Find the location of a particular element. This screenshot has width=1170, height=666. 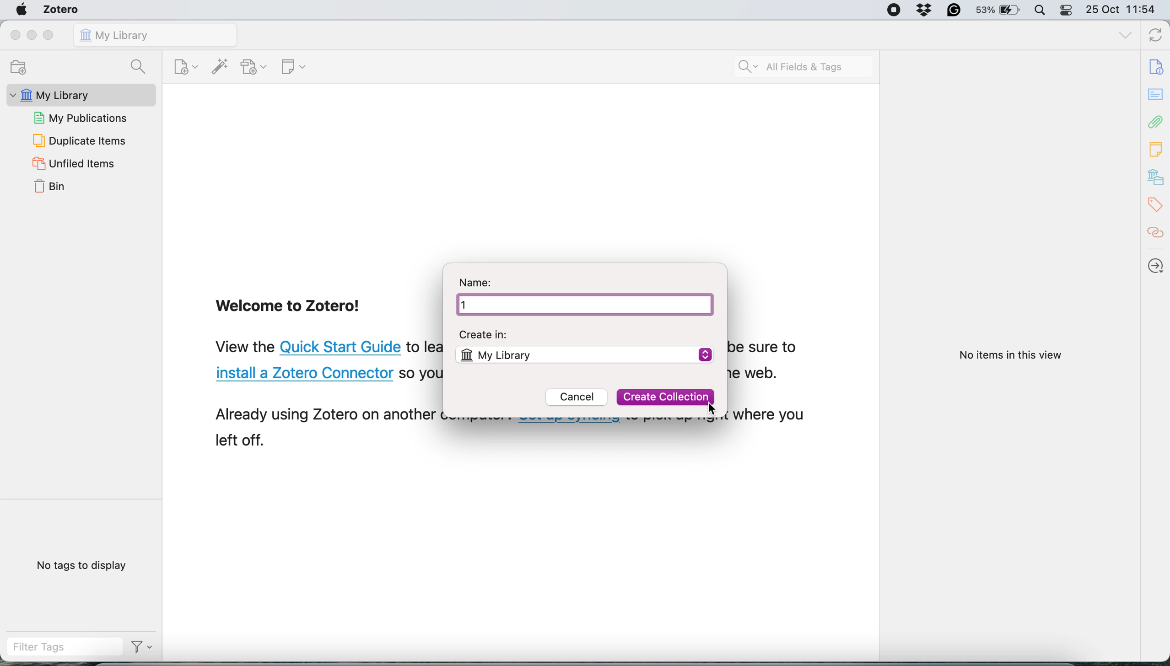

grammarly is located at coordinates (954, 10).